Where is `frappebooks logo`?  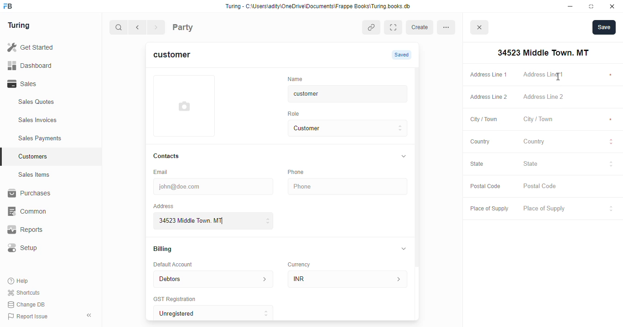 frappebooks logo is located at coordinates (10, 7).